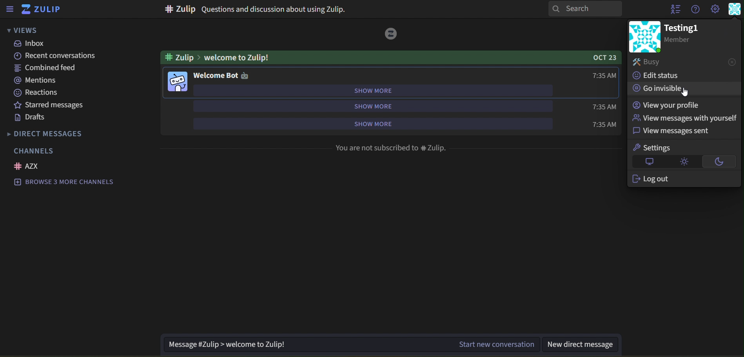 The image size is (744, 357). Describe the element at coordinates (41, 93) in the screenshot. I see `reactions` at that location.